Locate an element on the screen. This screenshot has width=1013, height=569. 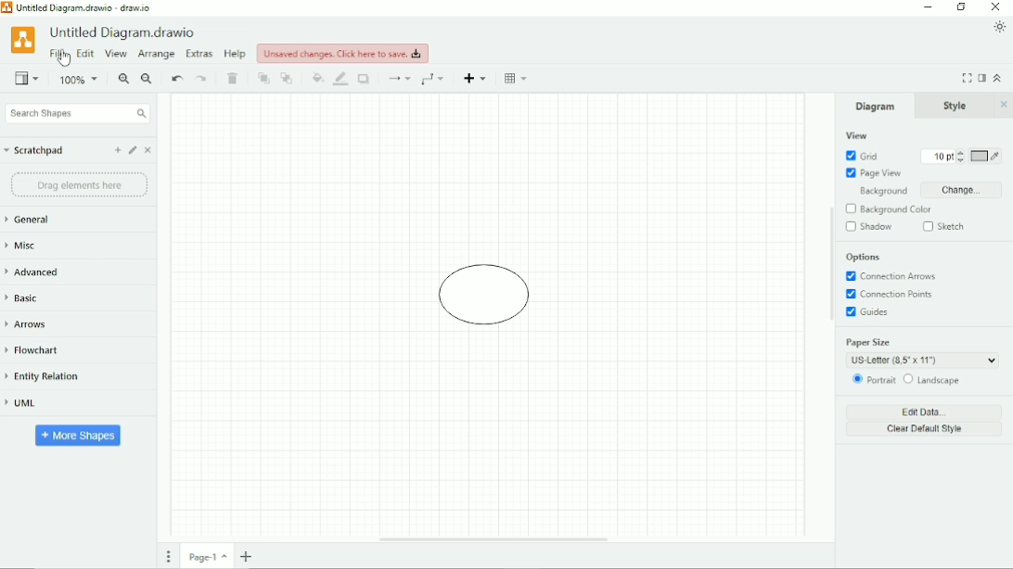
Drag element here is located at coordinates (79, 185).